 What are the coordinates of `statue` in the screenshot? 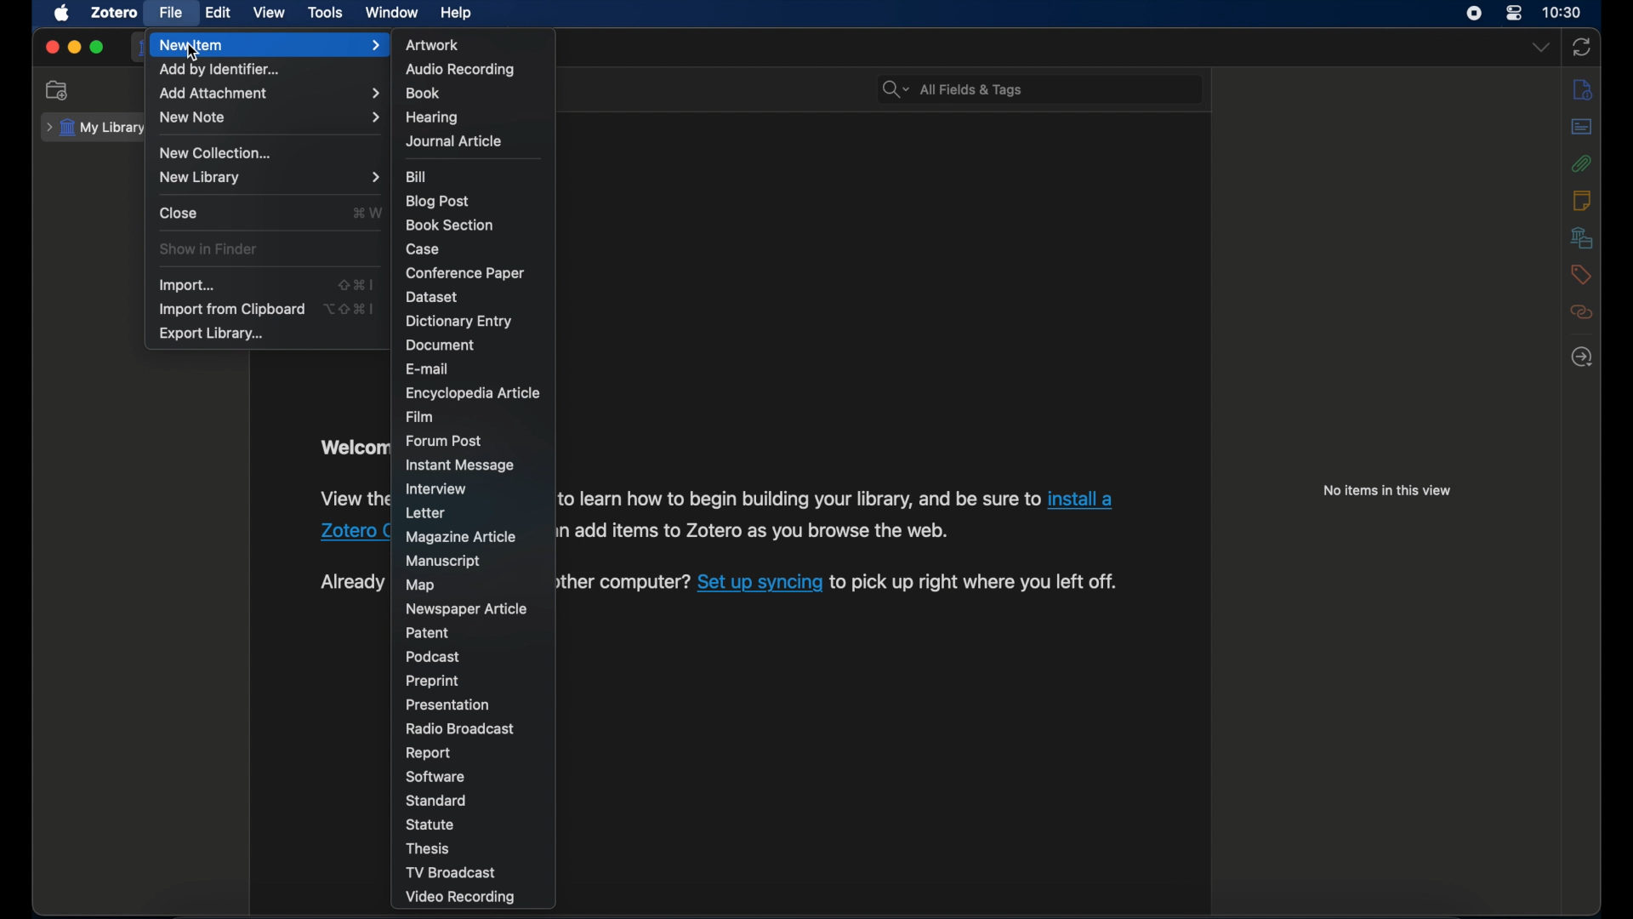 It's located at (430, 825).